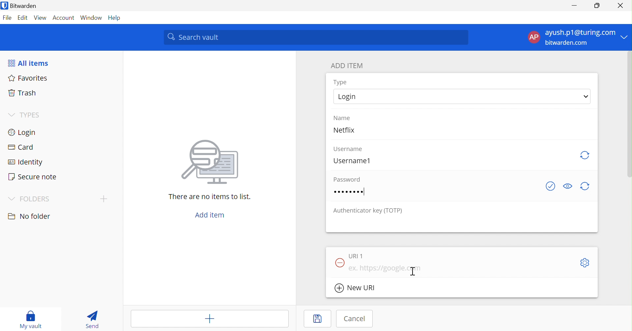  What do you see at coordinates (356, 288) in the screenshot?
I see `New URl` at bounding box center [356, 288].